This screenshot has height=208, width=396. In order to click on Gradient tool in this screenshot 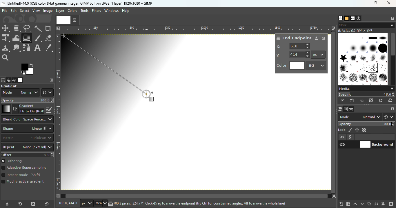, I will do `click(26, 38)`.